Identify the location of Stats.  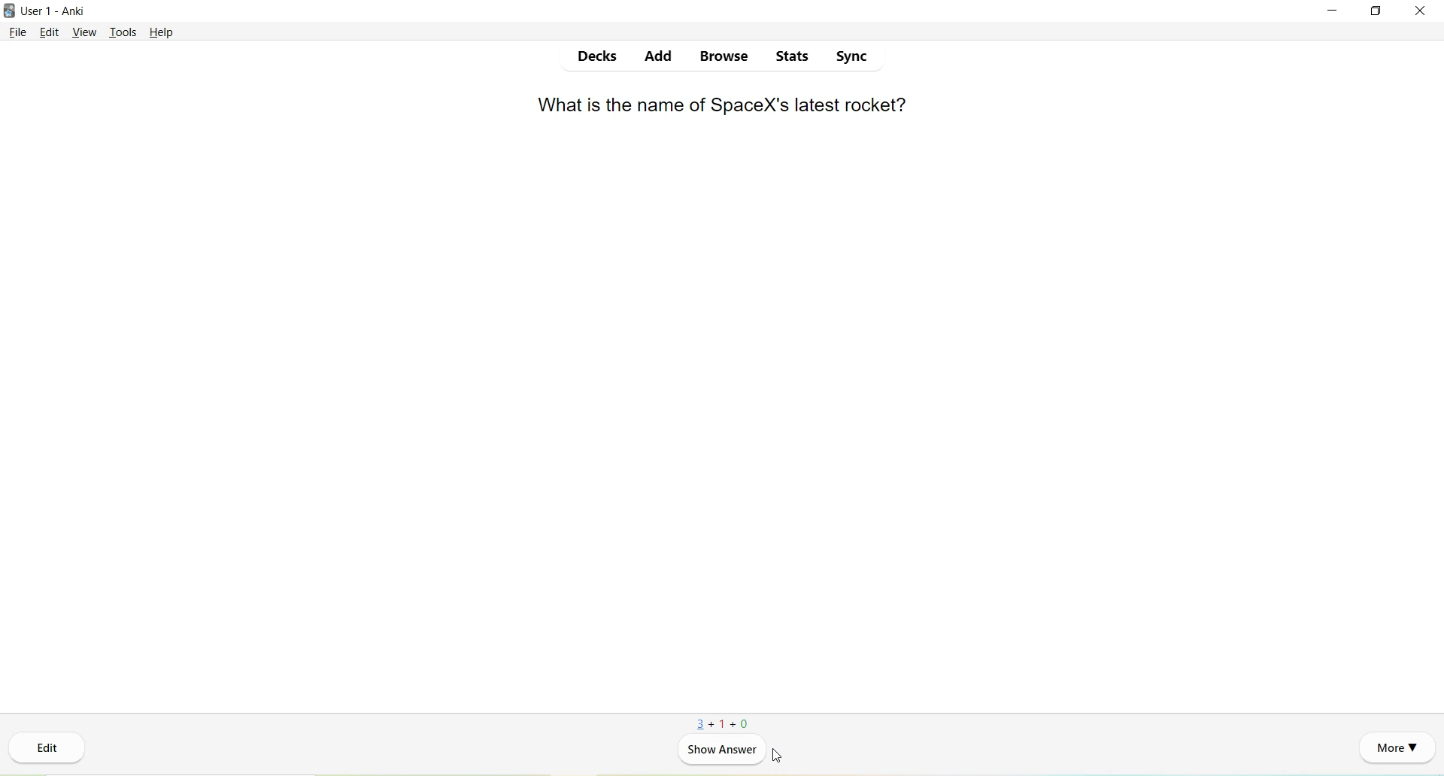
(793, 58).